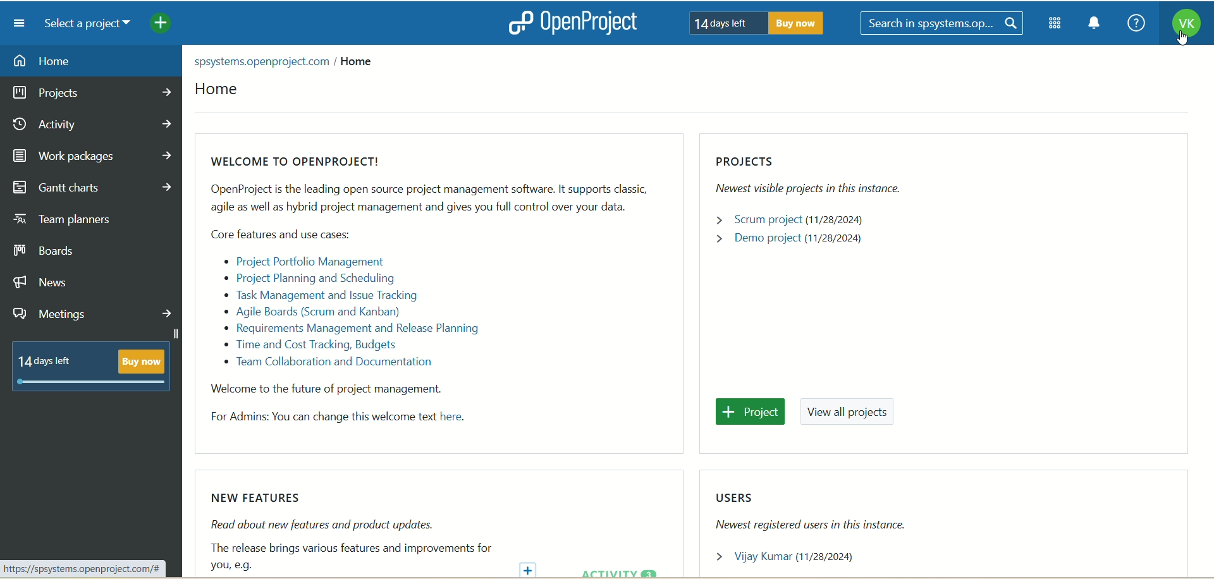 The width and height of the screenshot is (1214, 579). Describe the element at coordinates (794, 558) in the screenshot. I see `user` at that location.